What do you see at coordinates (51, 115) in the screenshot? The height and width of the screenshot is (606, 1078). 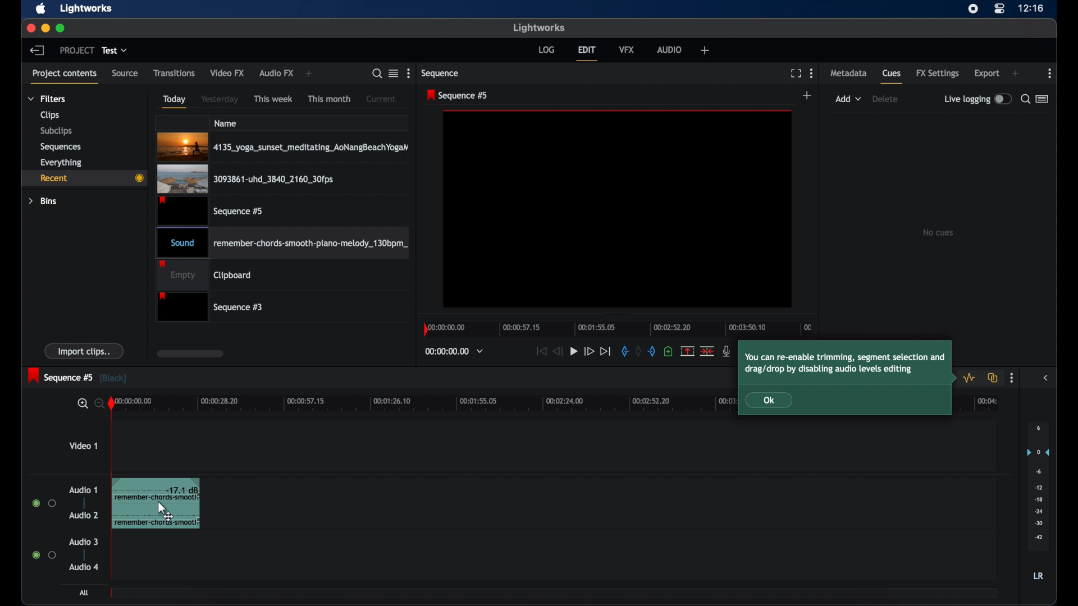 I see `clips` at bounding box center [51, 115].